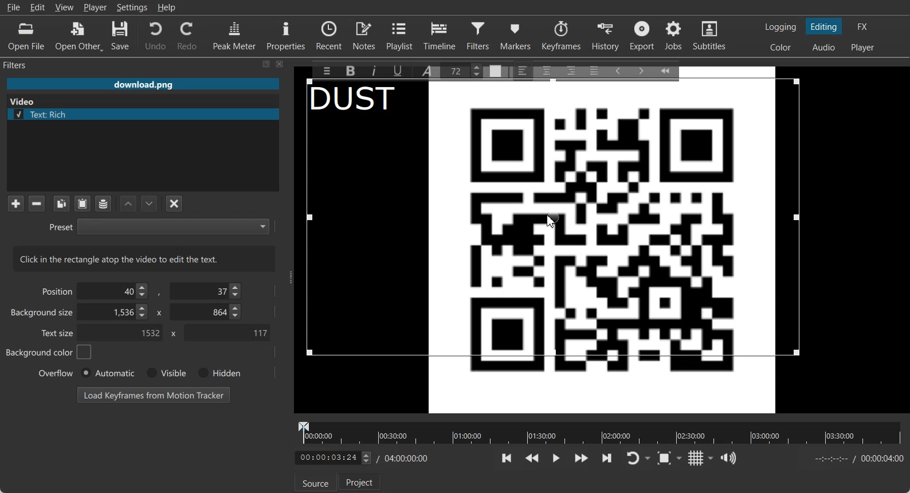  Describe the element at coordinates (402, 71) in the screenshot. I see `Underline` at that location.